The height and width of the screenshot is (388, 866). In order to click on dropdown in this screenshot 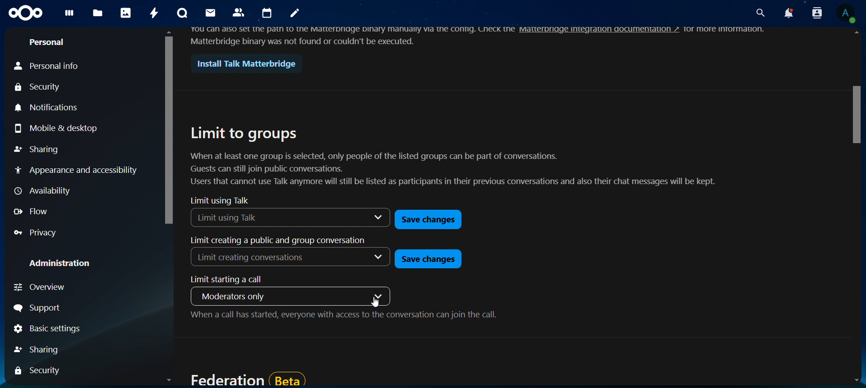, I will do `click(379, 295)`.